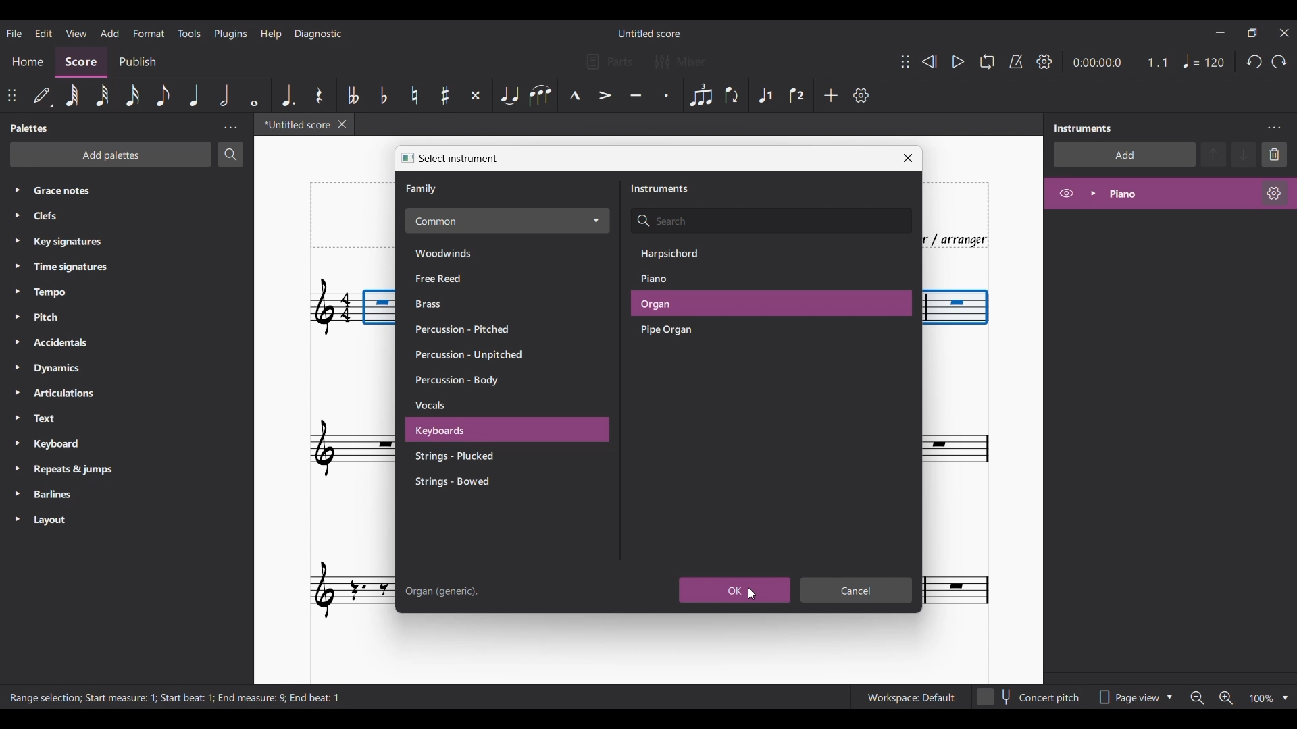 The image size is (1297, 729). What do you see at coordinates (30, 128) in the screenshot?
I see `Palette title` at bounding box center [30, 128].